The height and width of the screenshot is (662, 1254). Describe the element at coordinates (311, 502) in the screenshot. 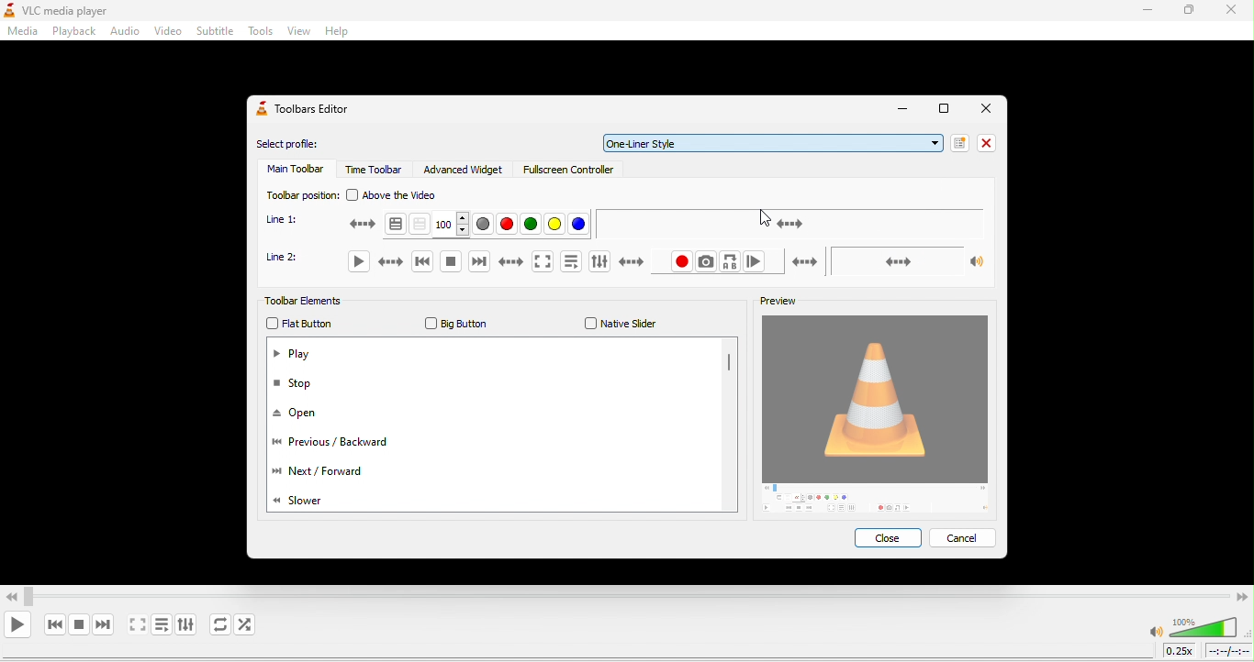

I see `s` at that location.